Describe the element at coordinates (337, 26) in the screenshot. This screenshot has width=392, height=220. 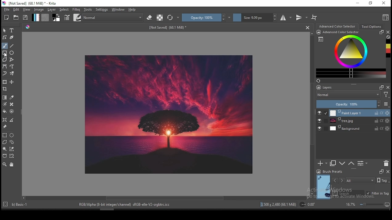
I see `advance color selector` at that location.